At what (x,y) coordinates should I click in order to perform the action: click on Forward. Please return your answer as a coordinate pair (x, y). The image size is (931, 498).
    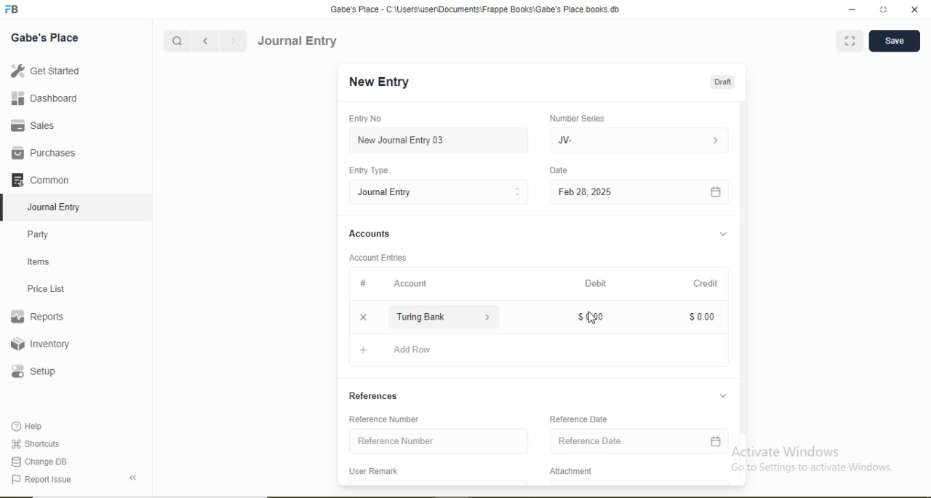
    Looking at the image, I should click on (233, 41).